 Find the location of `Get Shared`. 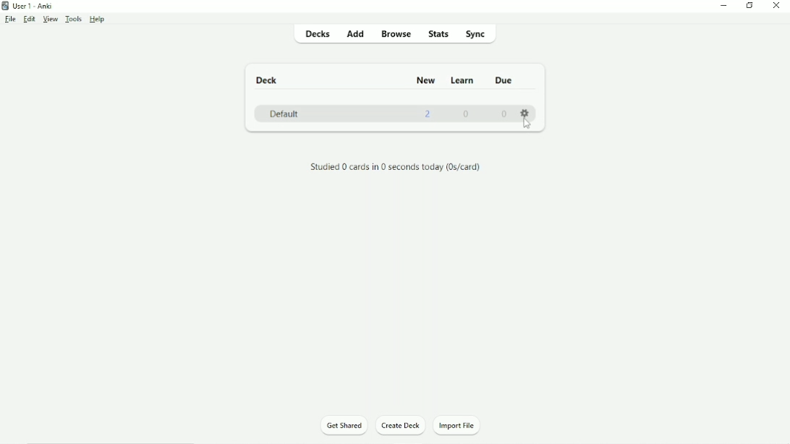

Get Shared is located at coordinates (344, 425).